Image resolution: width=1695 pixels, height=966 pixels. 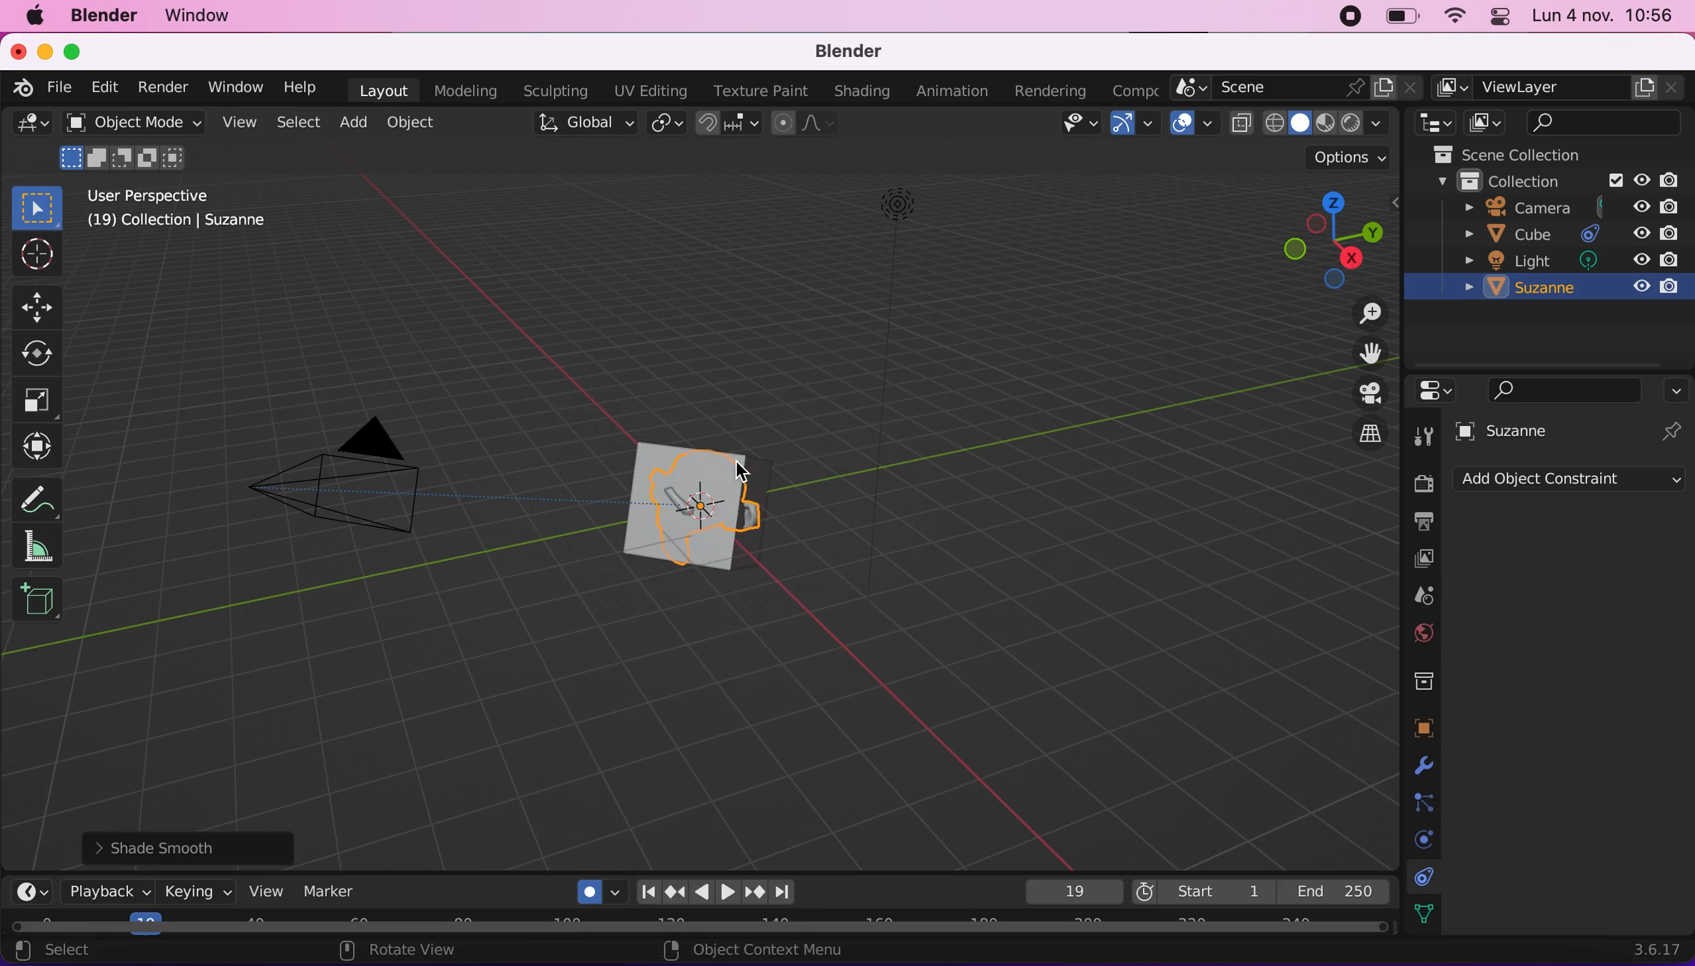 What do you see at coordinates (44, 401) in the screenshot?
I see `scale` at bounding box center [44, 401].